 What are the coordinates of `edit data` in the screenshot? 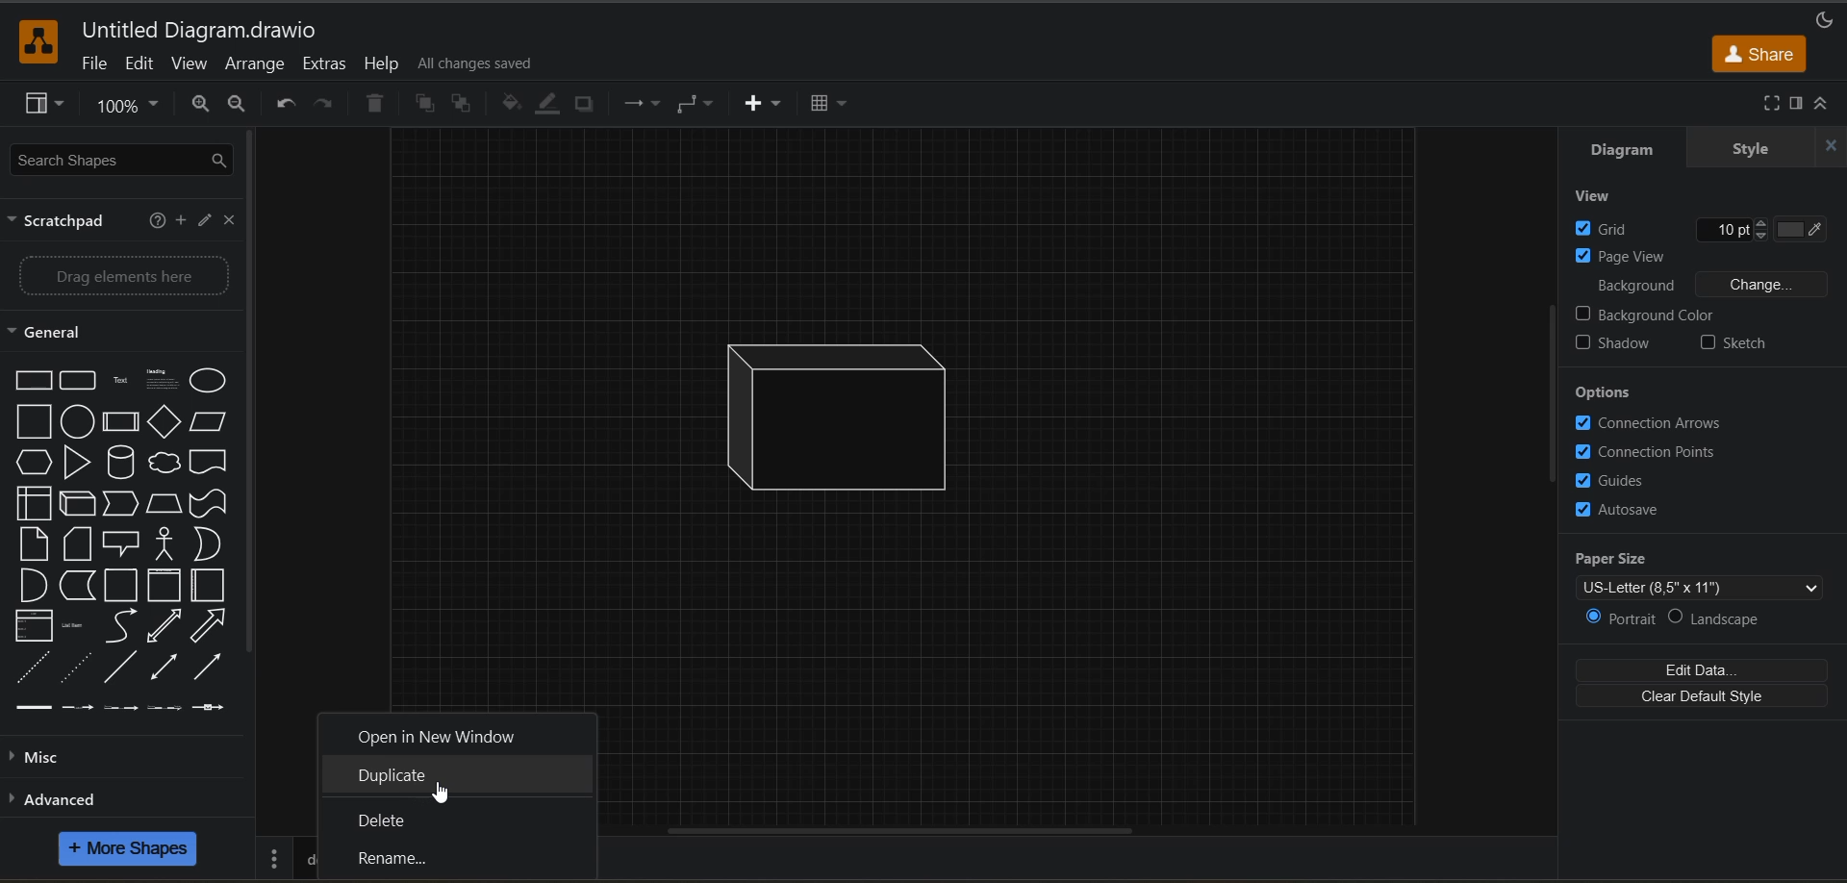 It's located at (1702, 671).